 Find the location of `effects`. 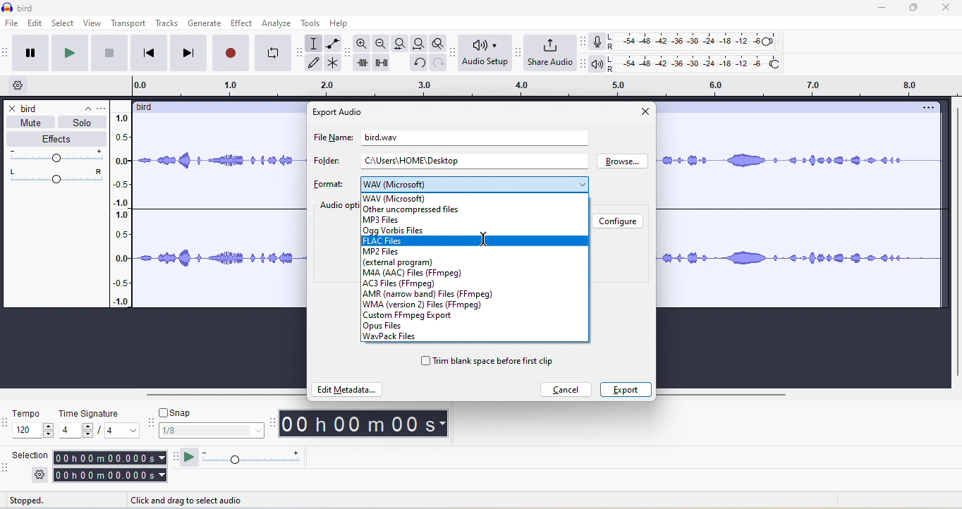

effects is located at coordinates (56, 140).